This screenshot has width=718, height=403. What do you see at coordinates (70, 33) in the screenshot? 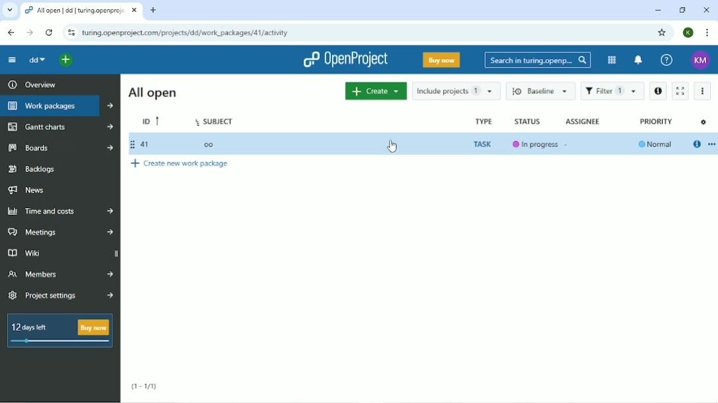
I see `View site information` at bounding box center [70, 33].